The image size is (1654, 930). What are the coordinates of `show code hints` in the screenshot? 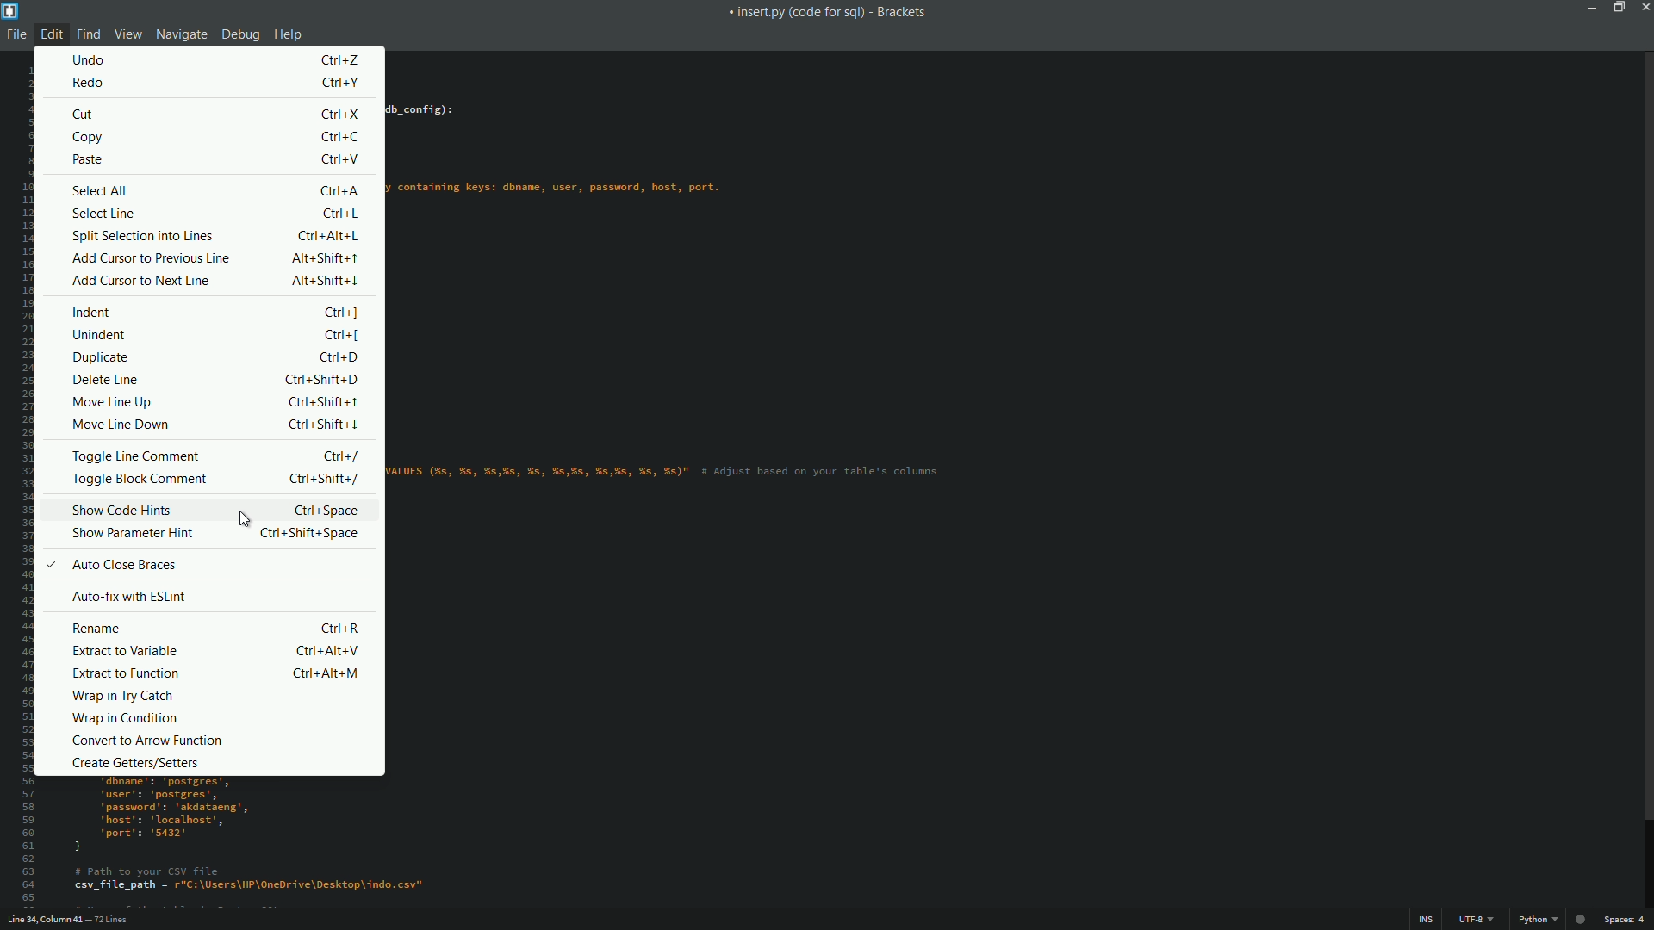 It's located at (123, 510).